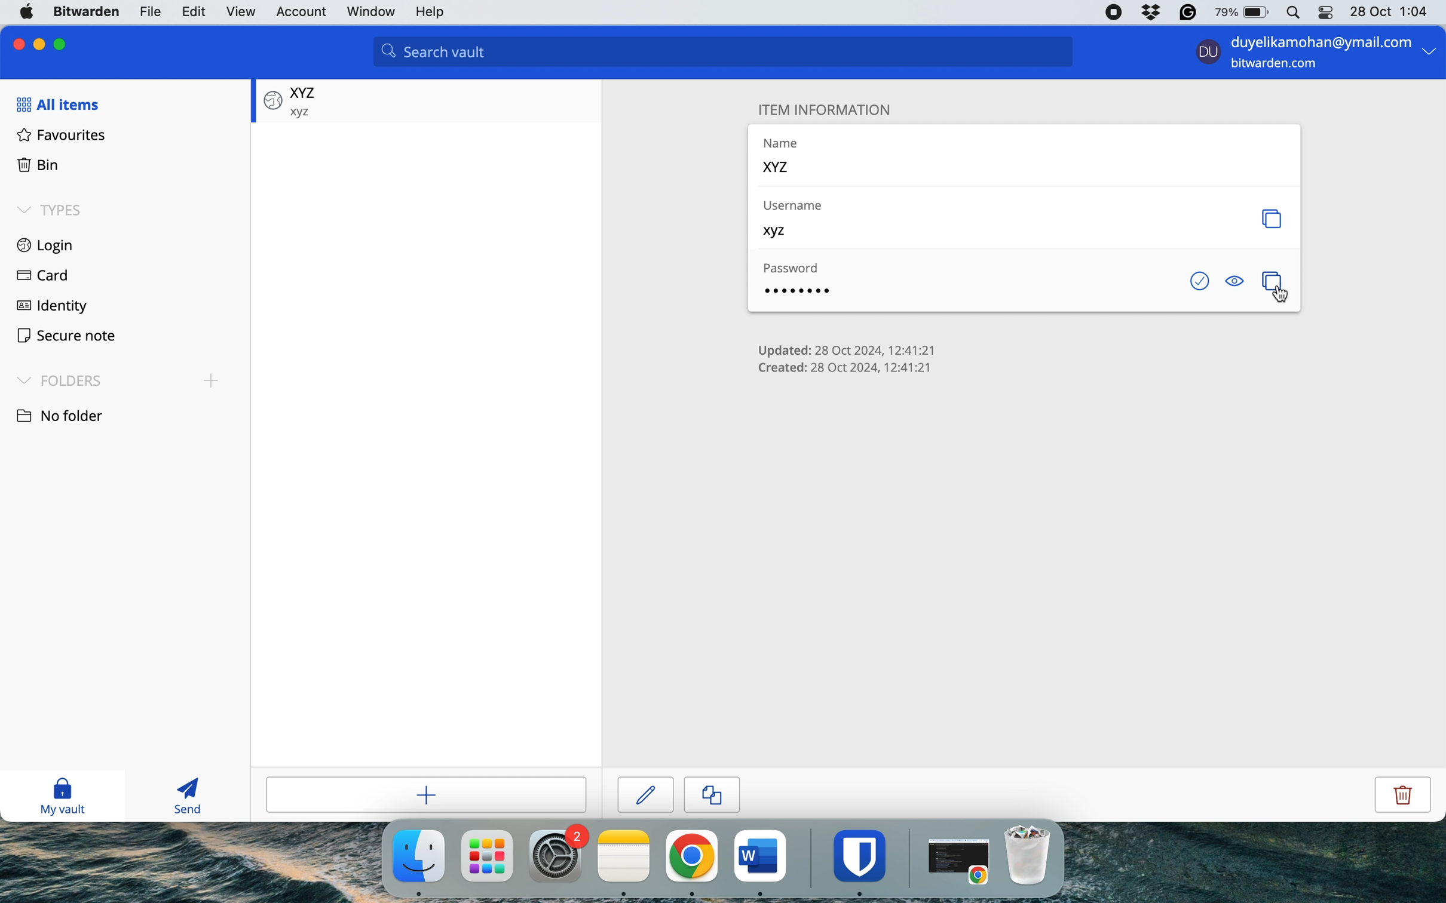 This screenshot has height=903, width=1446. What do you see at coordinates (242, 11) in the screenshot?
I see `view` at bounding box center [242, 11].